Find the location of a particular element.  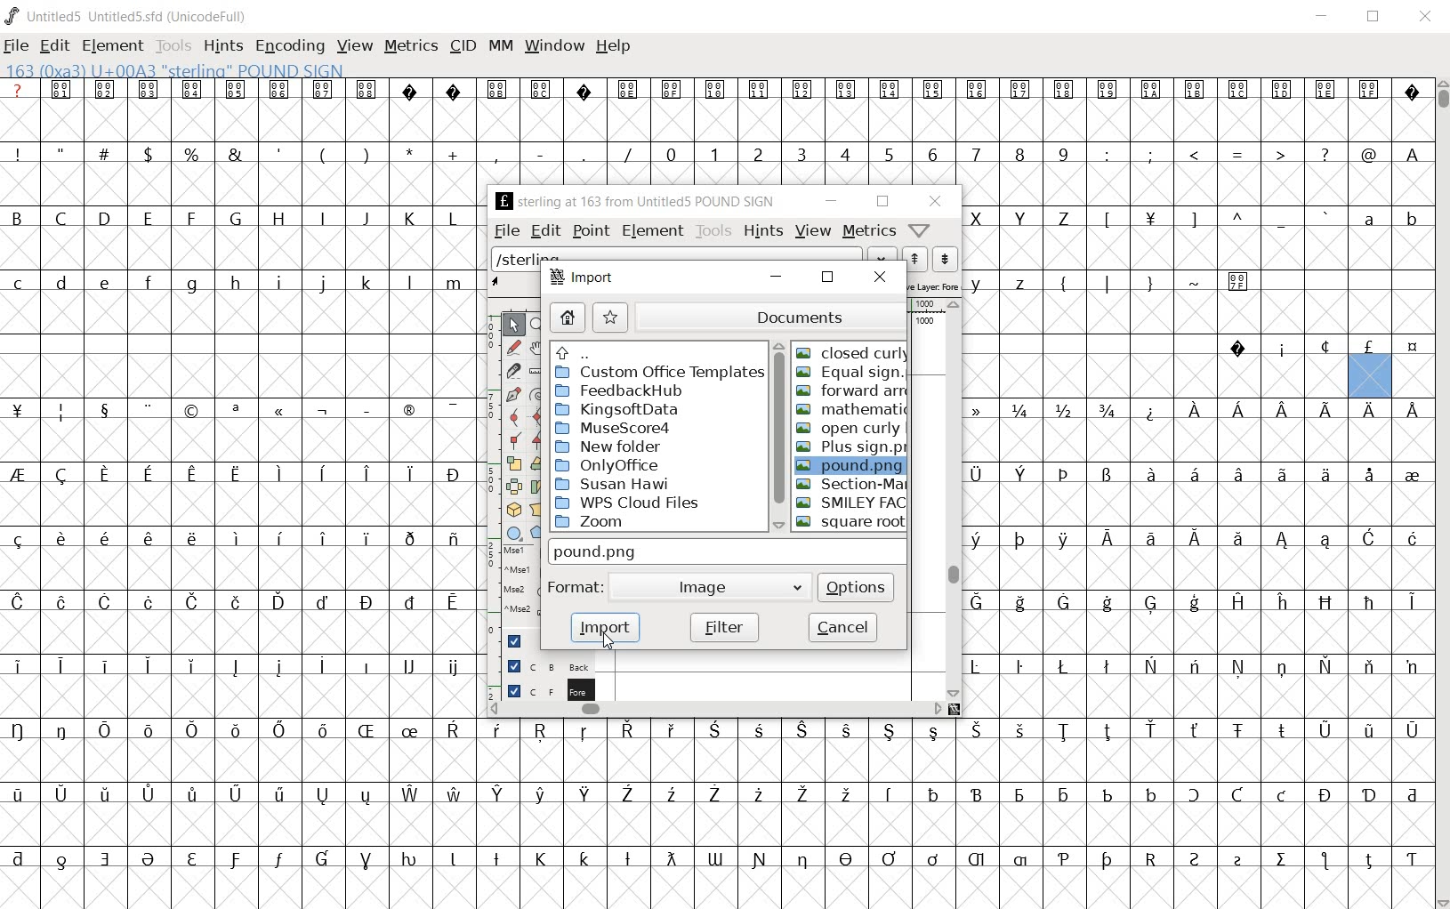

Plus sign.p is located at coordinates (850, 449).